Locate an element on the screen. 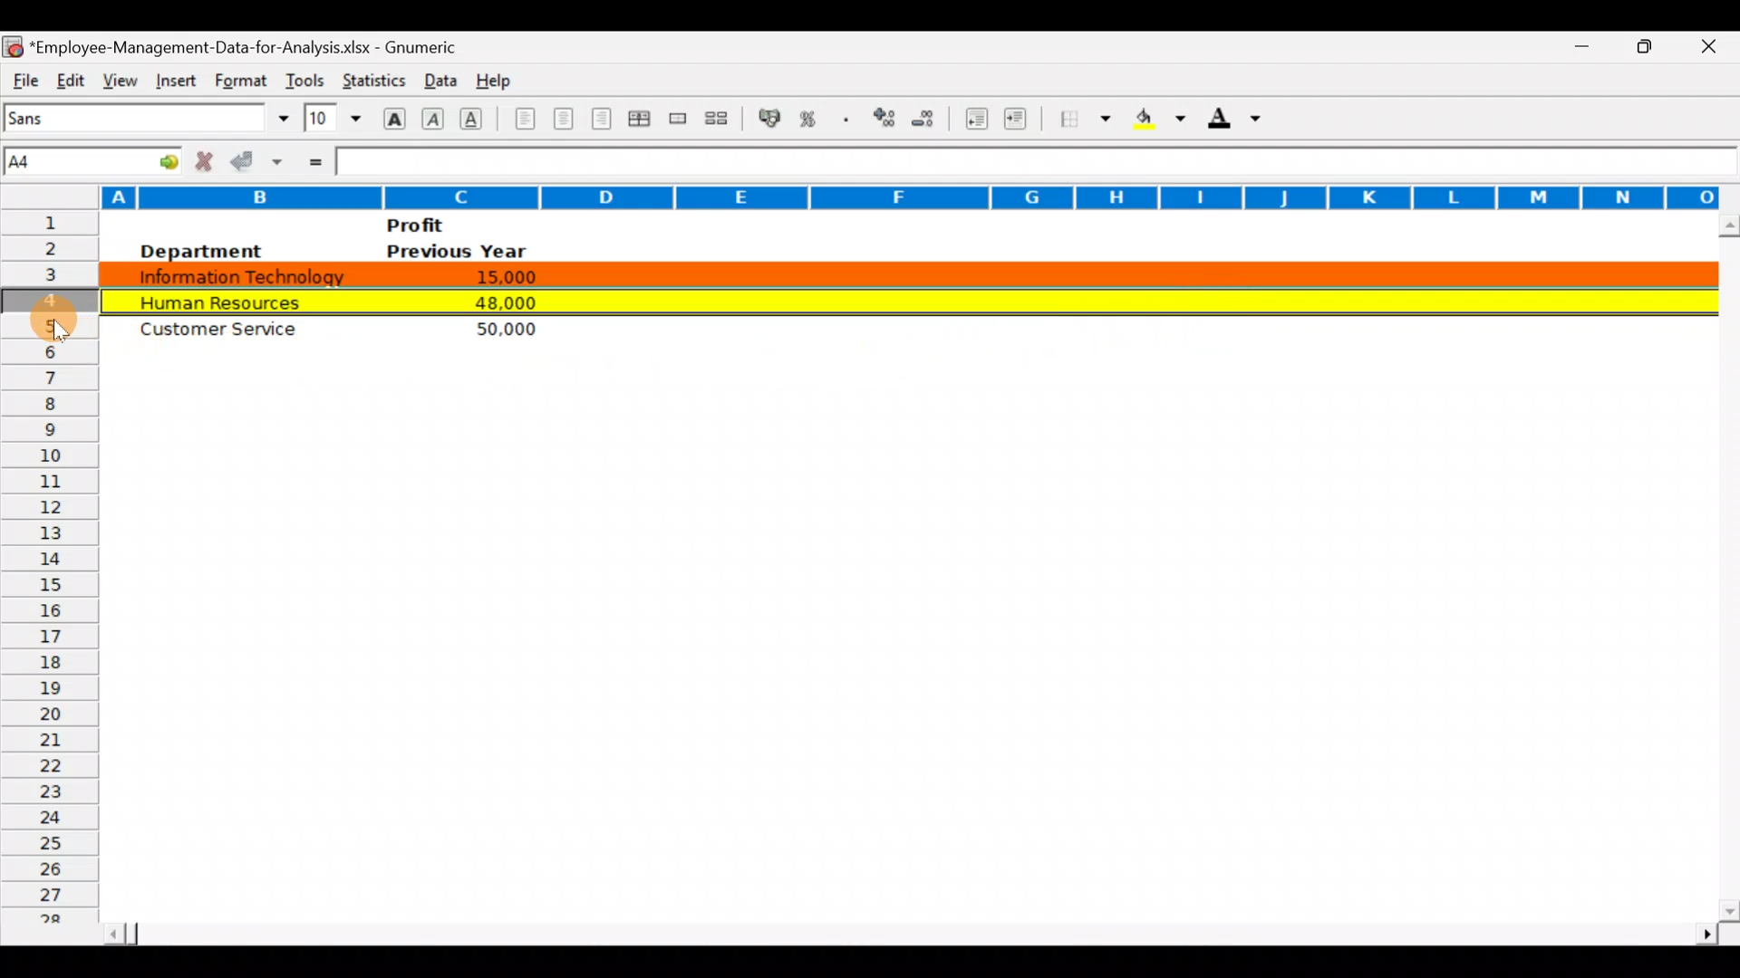 This screenshot has width=1740, height=978. Font name is located at coordinates (149, 118).